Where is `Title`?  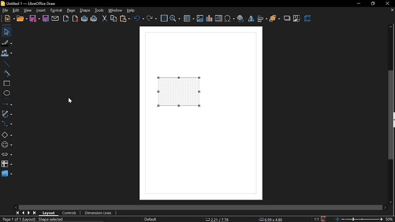 Title is located at coordinates (31, 3).